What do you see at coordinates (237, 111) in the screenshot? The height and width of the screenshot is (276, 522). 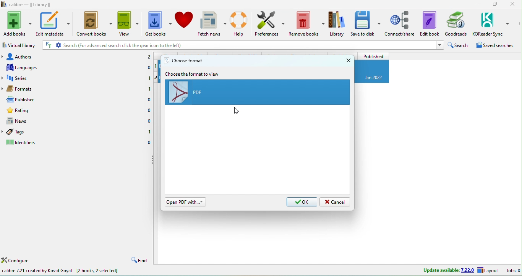 I see `cursor` at bounding box center [237, 111].